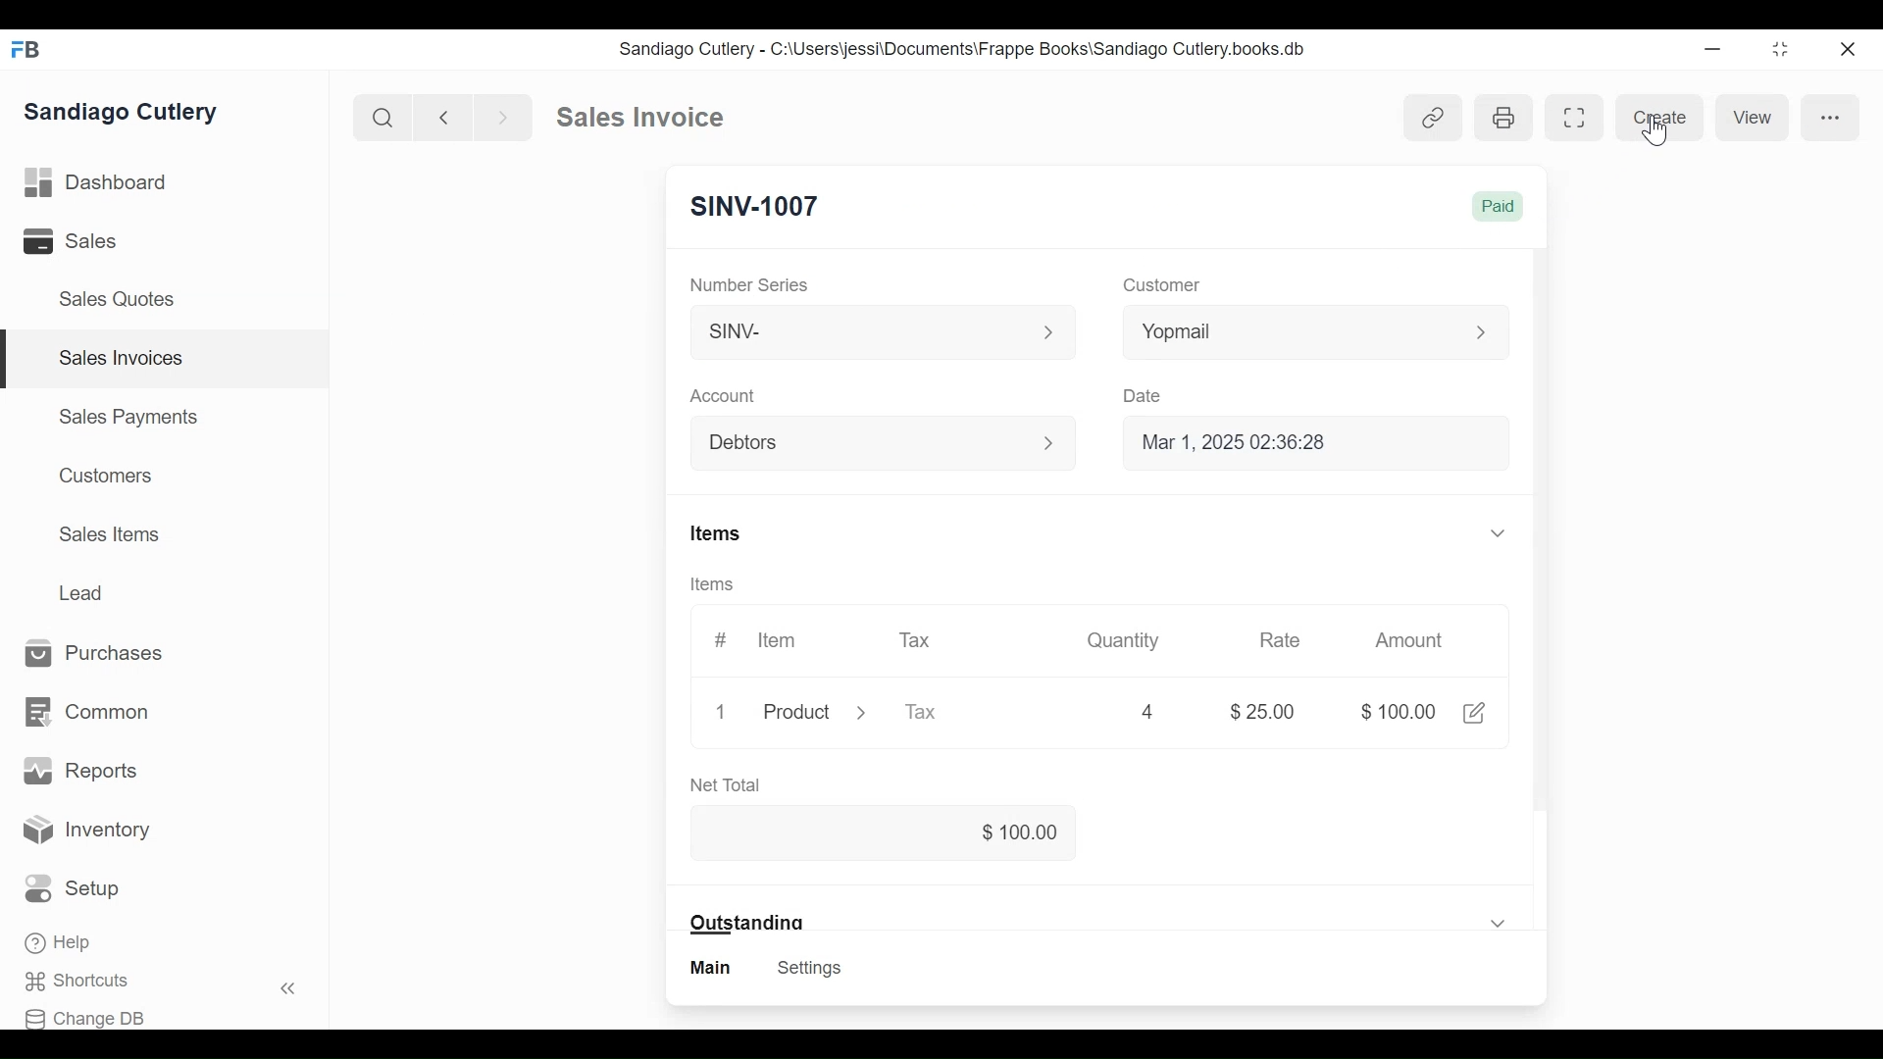  I want to click on Reports, so click(77, 769).